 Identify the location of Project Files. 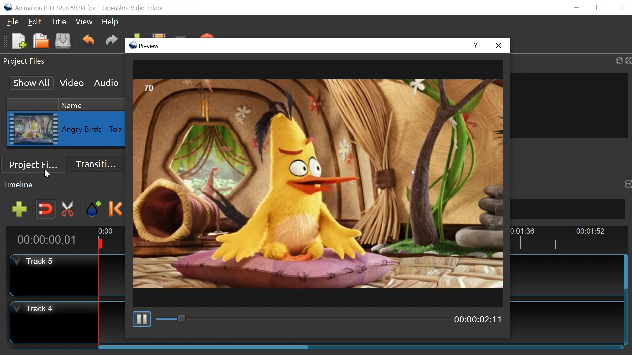
(35, 165).